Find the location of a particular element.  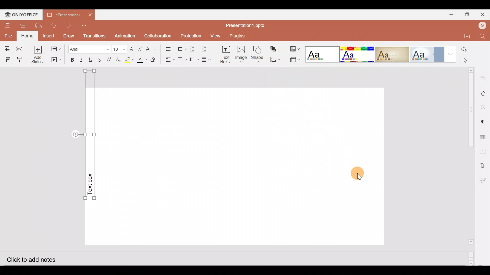

Increase font size is located at coordinates (132, 48).